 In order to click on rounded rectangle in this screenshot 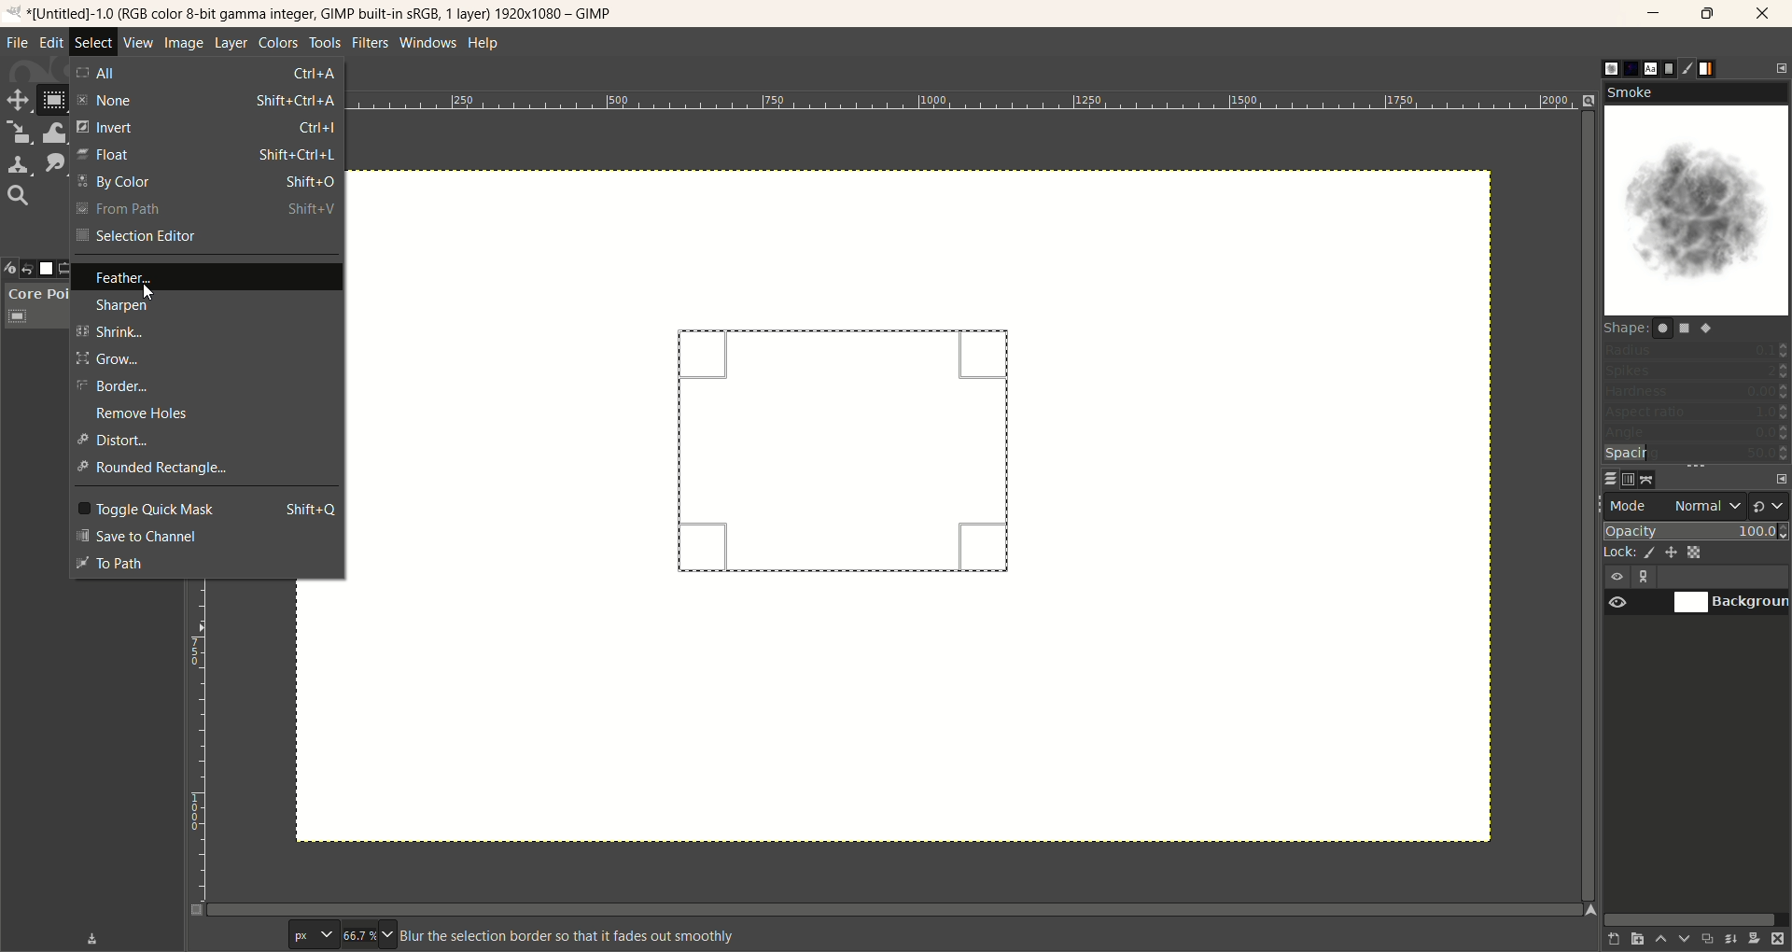, I will do `click(205, 470)`.